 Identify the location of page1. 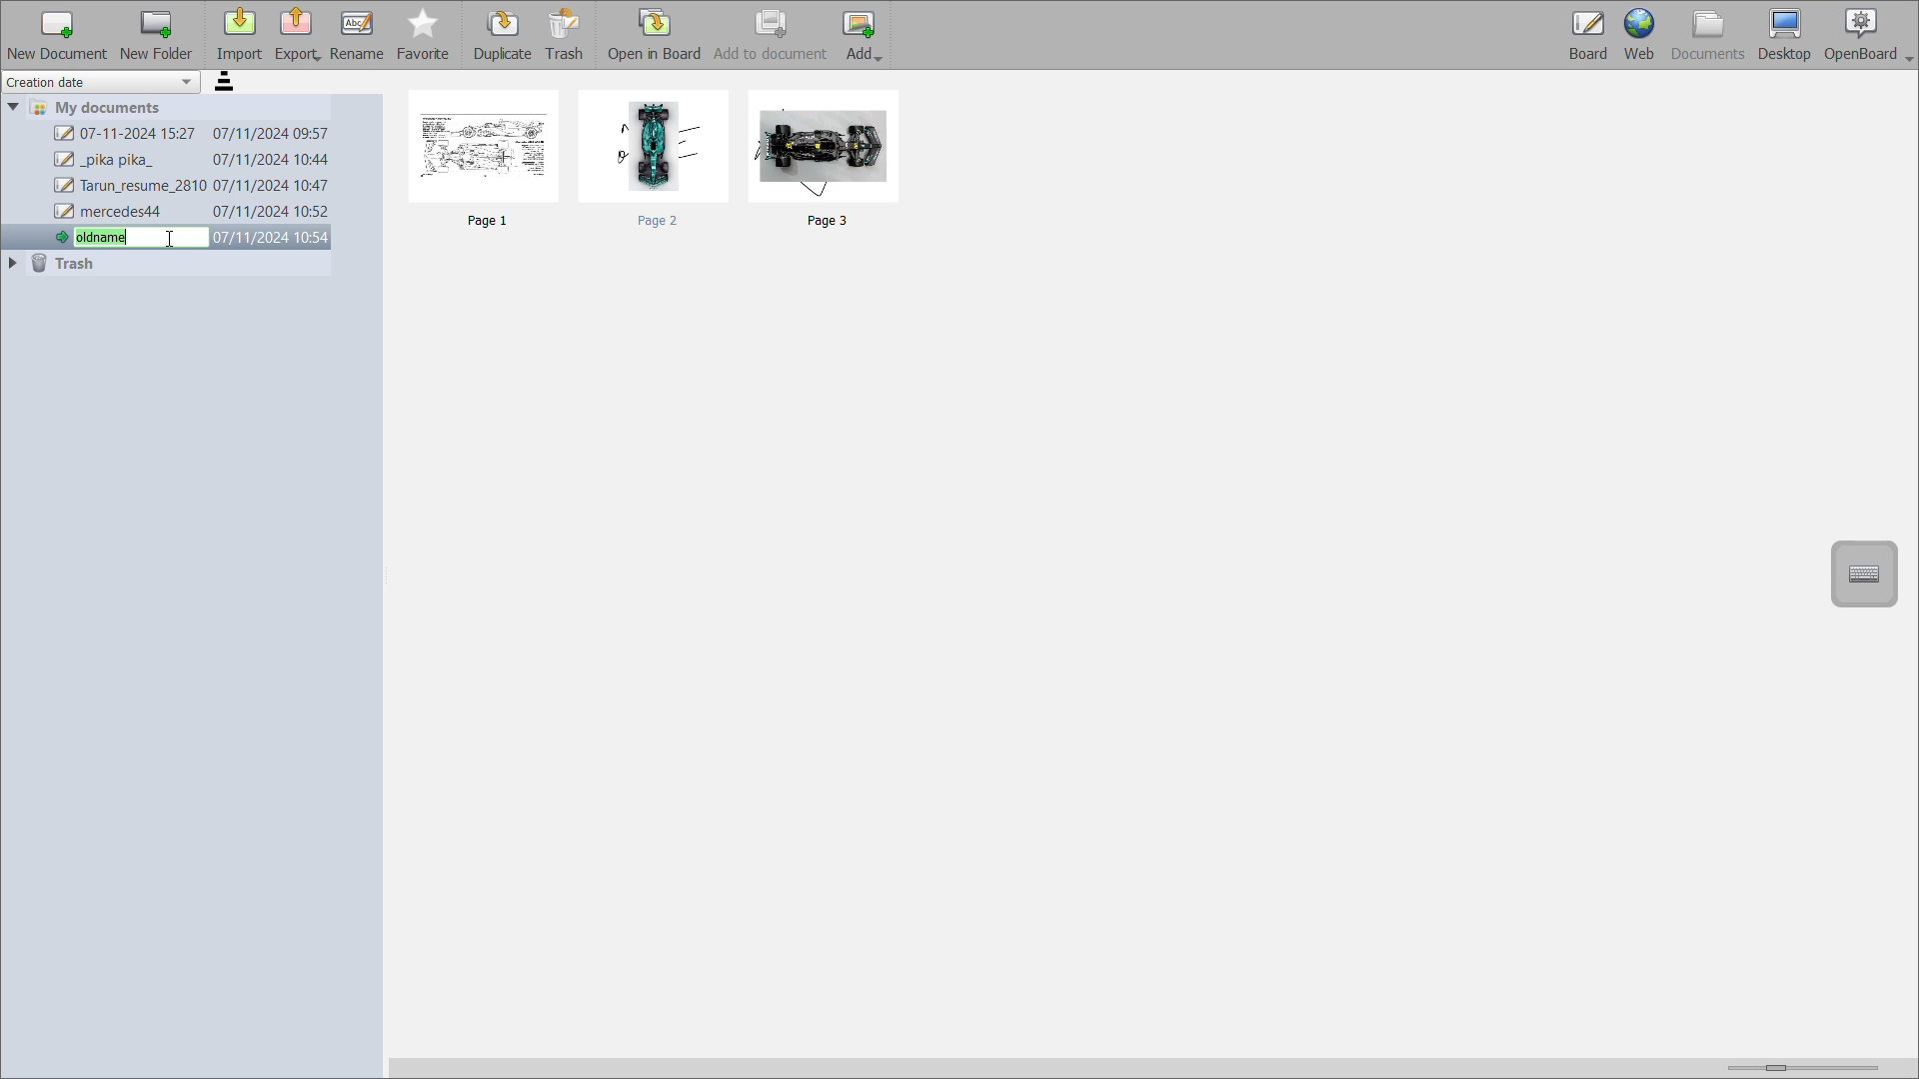
(491, 163).